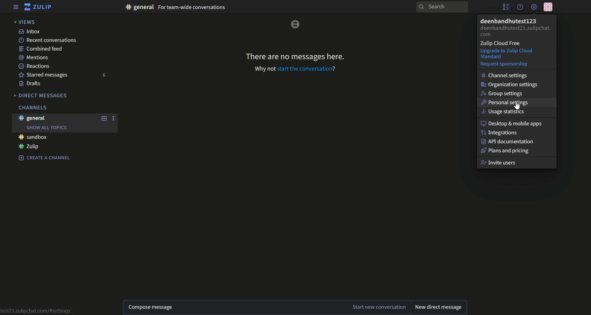 This screenshot has height=315, width=591. What do you see at coordinates (46, 128) in the screenshot?
I see `Show all topics` at bounding box center [46, 128].